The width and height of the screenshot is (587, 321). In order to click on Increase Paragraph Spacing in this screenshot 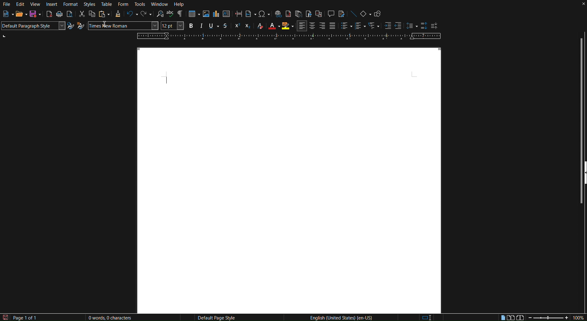, I will do `click(425, 27)`.